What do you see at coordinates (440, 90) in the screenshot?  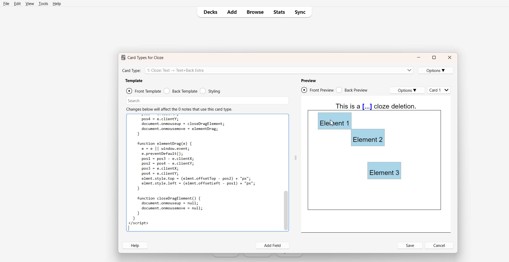 I see `Cards` at bounding box center [440, 90].